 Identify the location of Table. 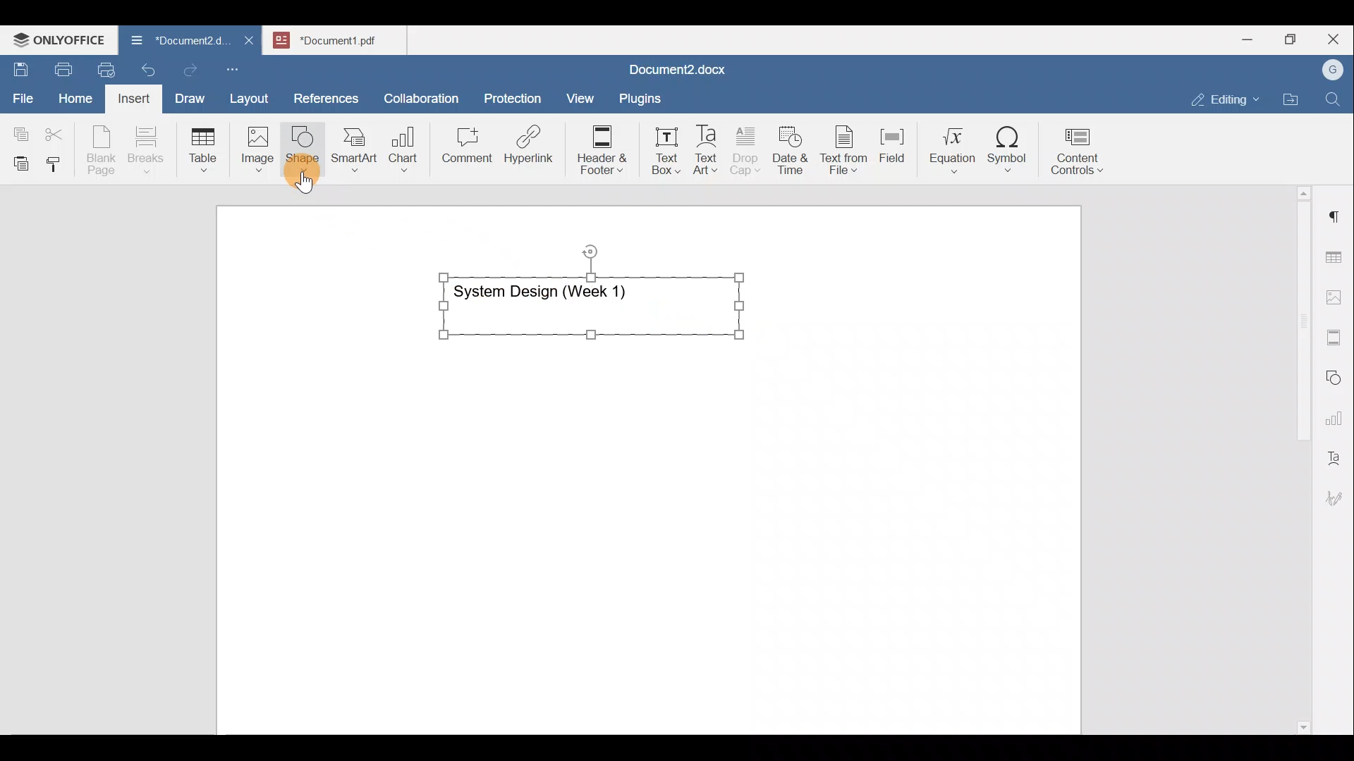
(204, 147).